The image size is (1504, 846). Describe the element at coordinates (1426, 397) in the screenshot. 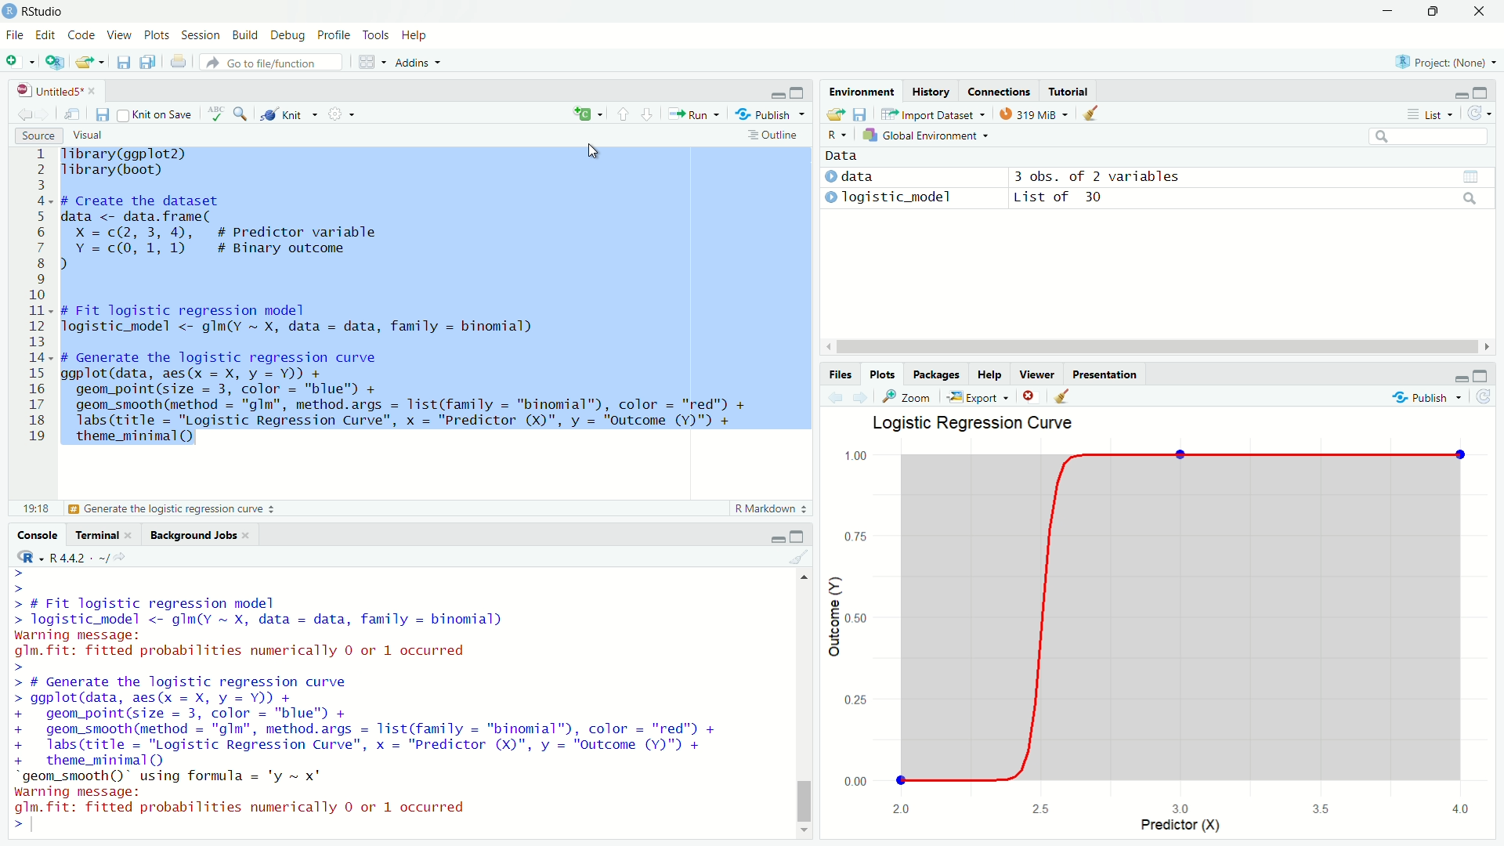

I see `Publish` at that location.